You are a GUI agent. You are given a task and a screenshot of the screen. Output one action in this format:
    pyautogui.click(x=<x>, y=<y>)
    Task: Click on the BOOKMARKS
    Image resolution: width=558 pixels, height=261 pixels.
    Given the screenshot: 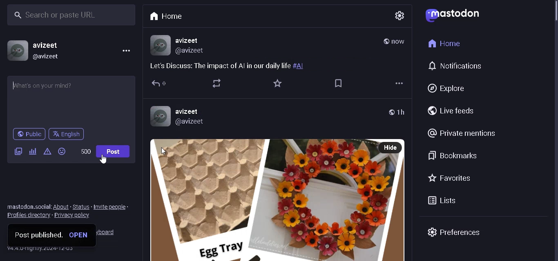 What is the action you would take?
    pyautogui.click(x=454, y=155)
    